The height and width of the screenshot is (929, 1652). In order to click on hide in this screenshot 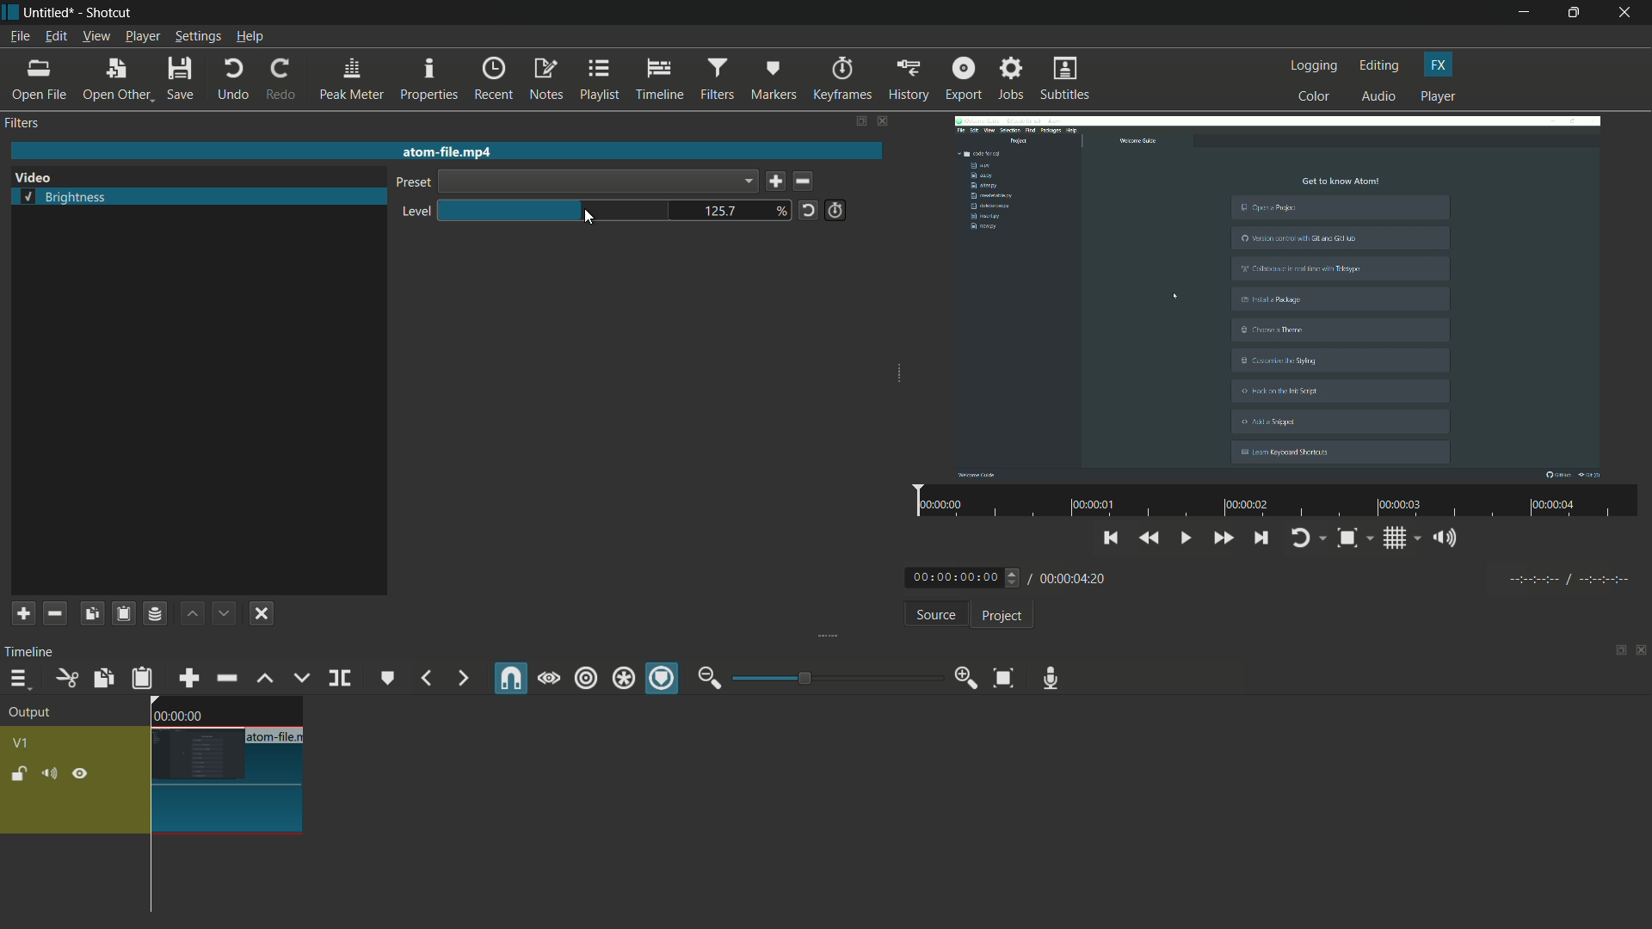, I will do `click(80, 774)`.